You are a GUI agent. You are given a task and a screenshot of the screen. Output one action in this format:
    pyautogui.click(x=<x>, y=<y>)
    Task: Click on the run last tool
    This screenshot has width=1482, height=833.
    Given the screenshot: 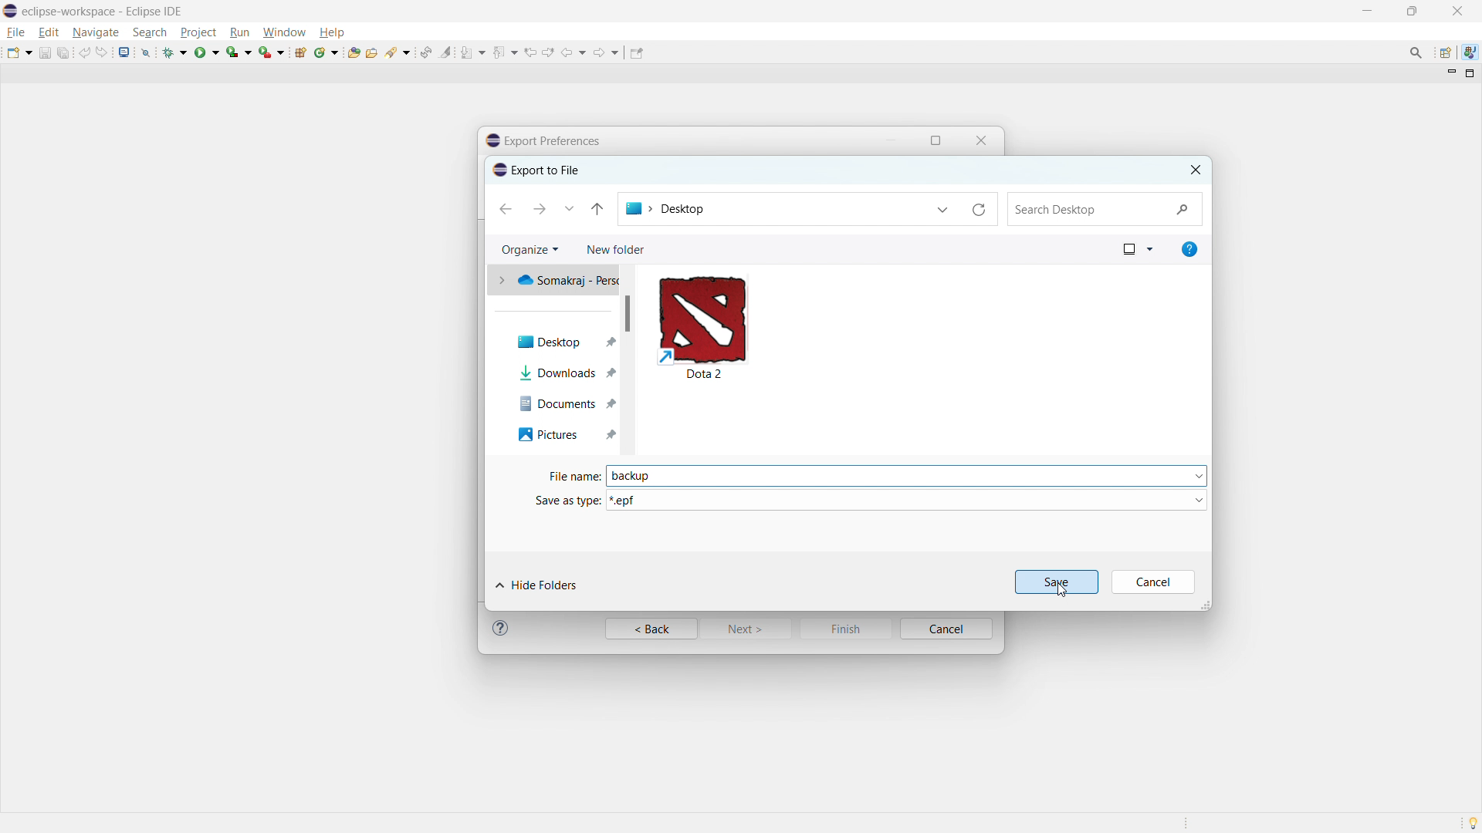 What is the action you would take?
    pyautogui.click(x=271, y=51)
    